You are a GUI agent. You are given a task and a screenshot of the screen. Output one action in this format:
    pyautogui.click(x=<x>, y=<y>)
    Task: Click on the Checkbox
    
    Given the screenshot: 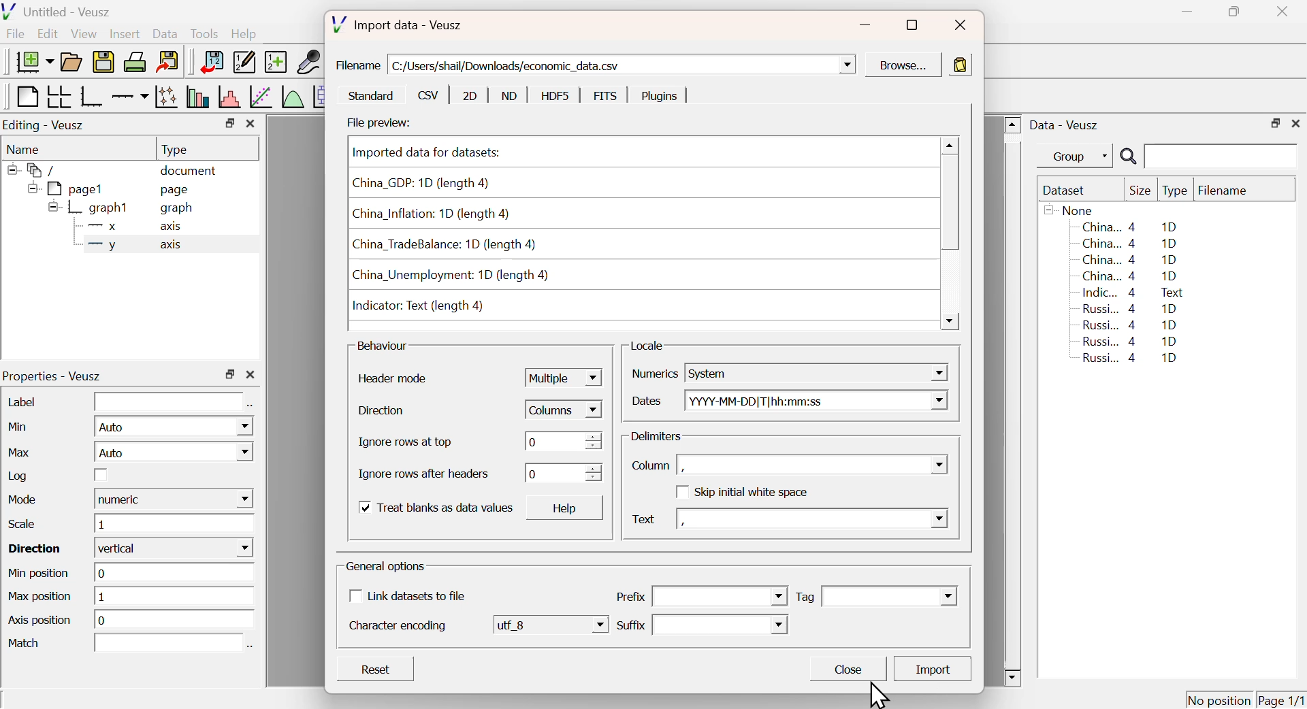 What is the action you would take?
    pyautogui.click(x=101, y=475)
    